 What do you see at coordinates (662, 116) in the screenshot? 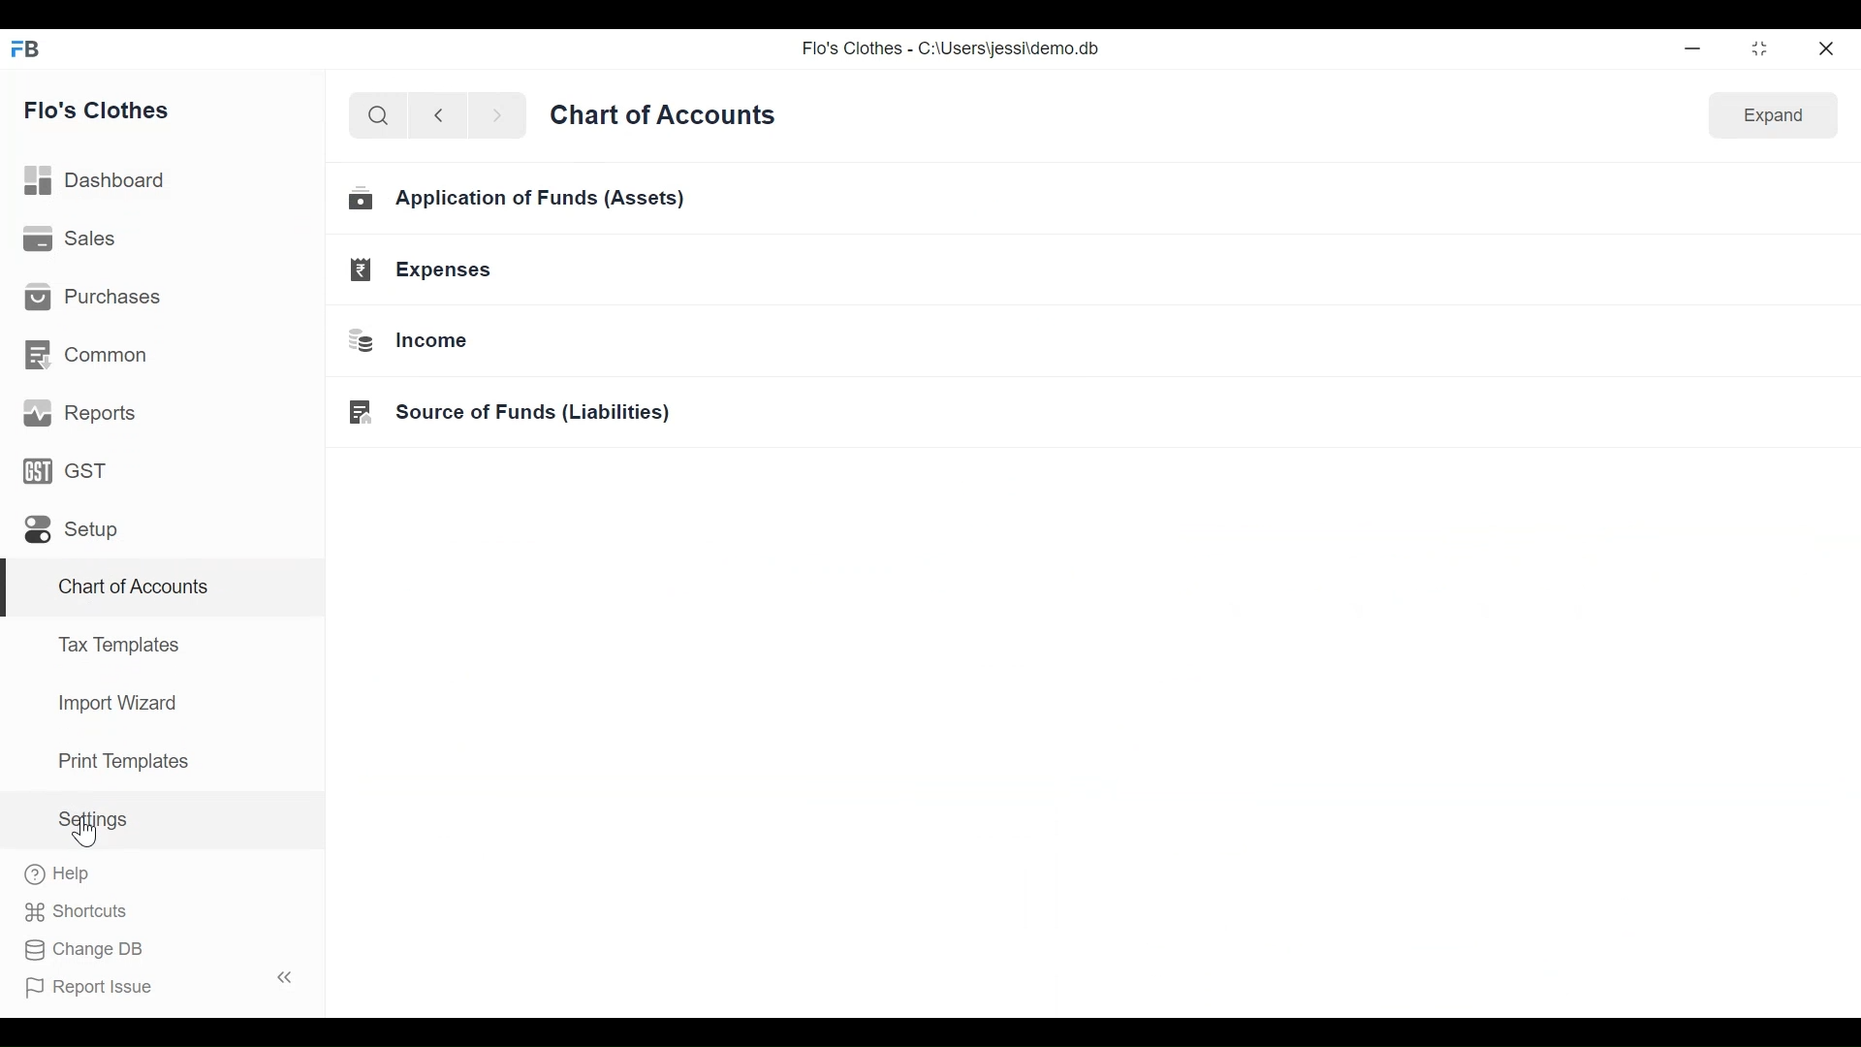
I see `chart of accounts` at bounding box center [662, 116].